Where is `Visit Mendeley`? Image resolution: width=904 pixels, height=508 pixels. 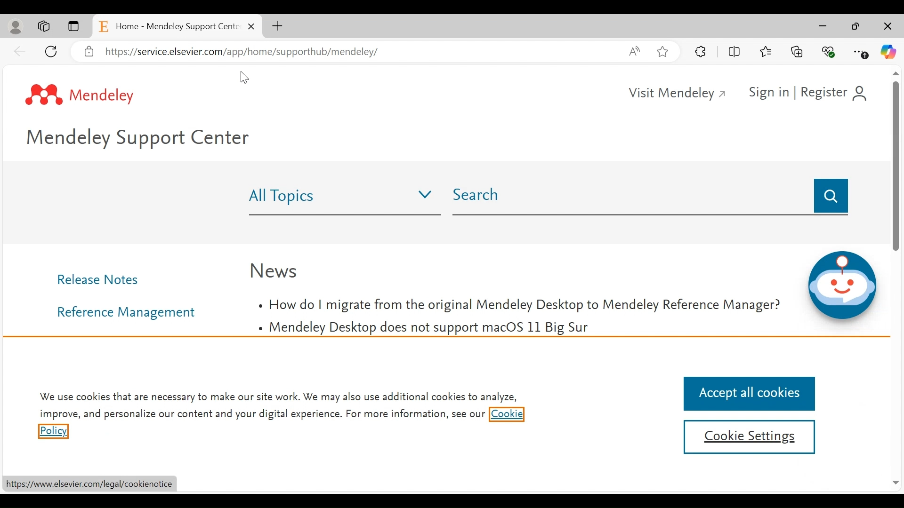
Visit Mendeley is located at coordinates (678, 94).